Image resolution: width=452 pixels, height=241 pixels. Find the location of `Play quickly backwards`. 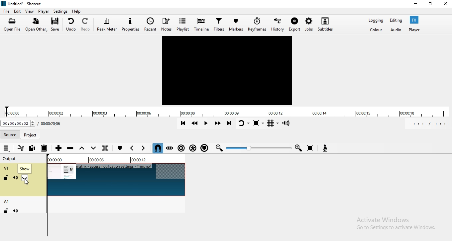

Play quickly backwards is located at coordinates (195, 124).